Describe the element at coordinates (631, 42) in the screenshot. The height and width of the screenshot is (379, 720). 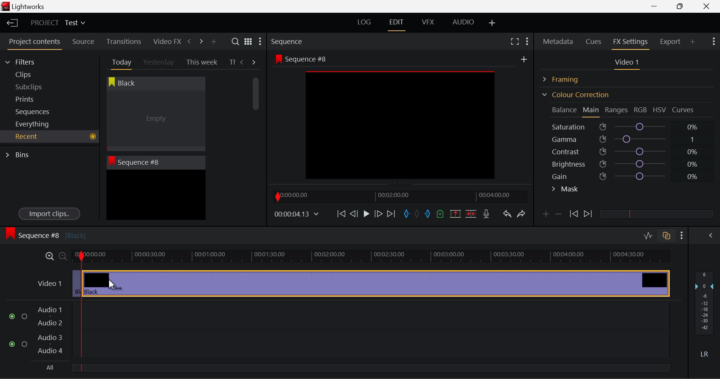
I see `FX Settings Panel Open` at that location.